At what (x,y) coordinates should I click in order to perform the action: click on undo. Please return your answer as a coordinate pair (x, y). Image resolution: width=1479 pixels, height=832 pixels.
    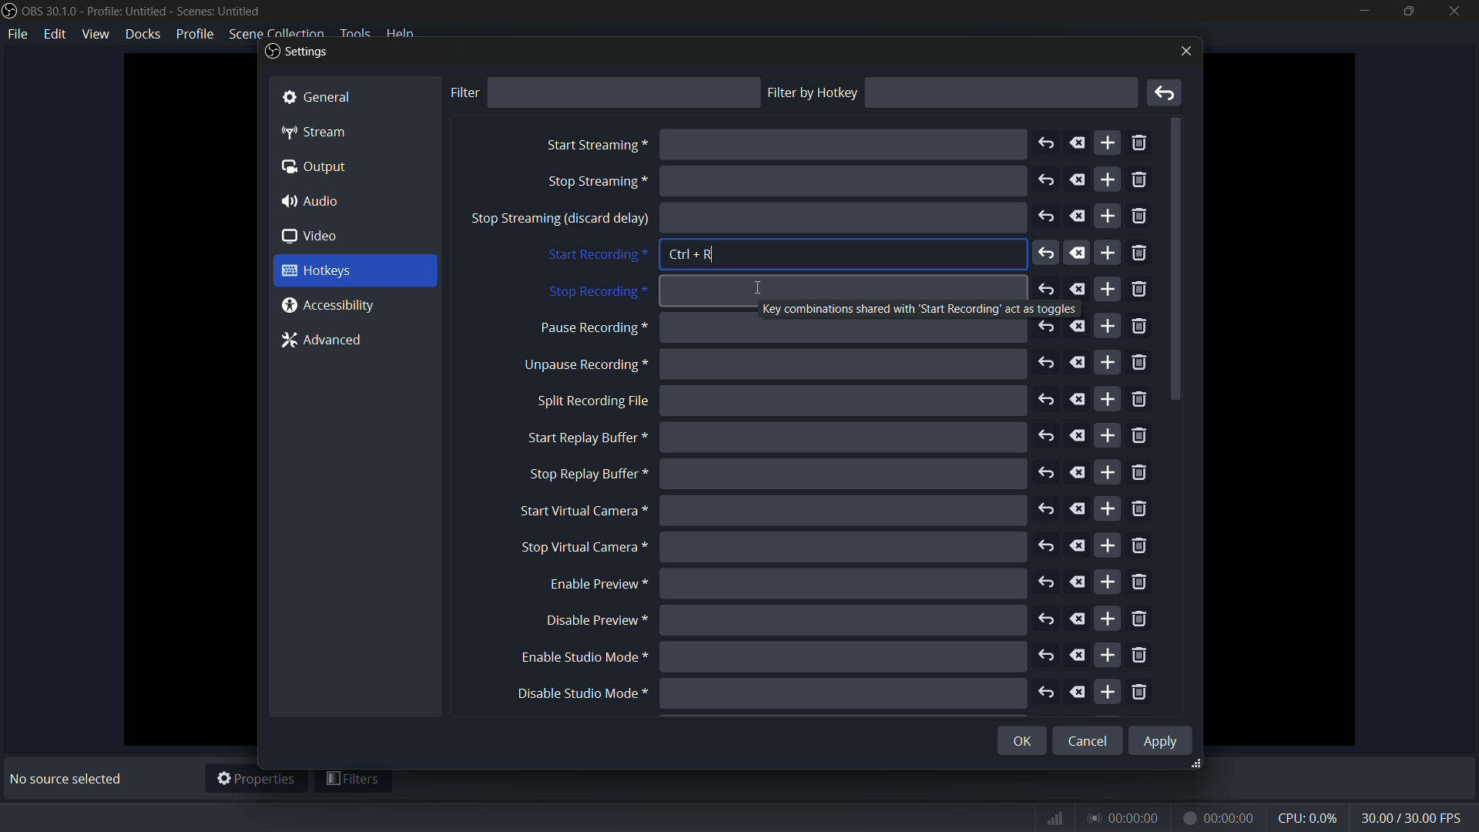
    Looking at the image, I should click on (1046, 180).